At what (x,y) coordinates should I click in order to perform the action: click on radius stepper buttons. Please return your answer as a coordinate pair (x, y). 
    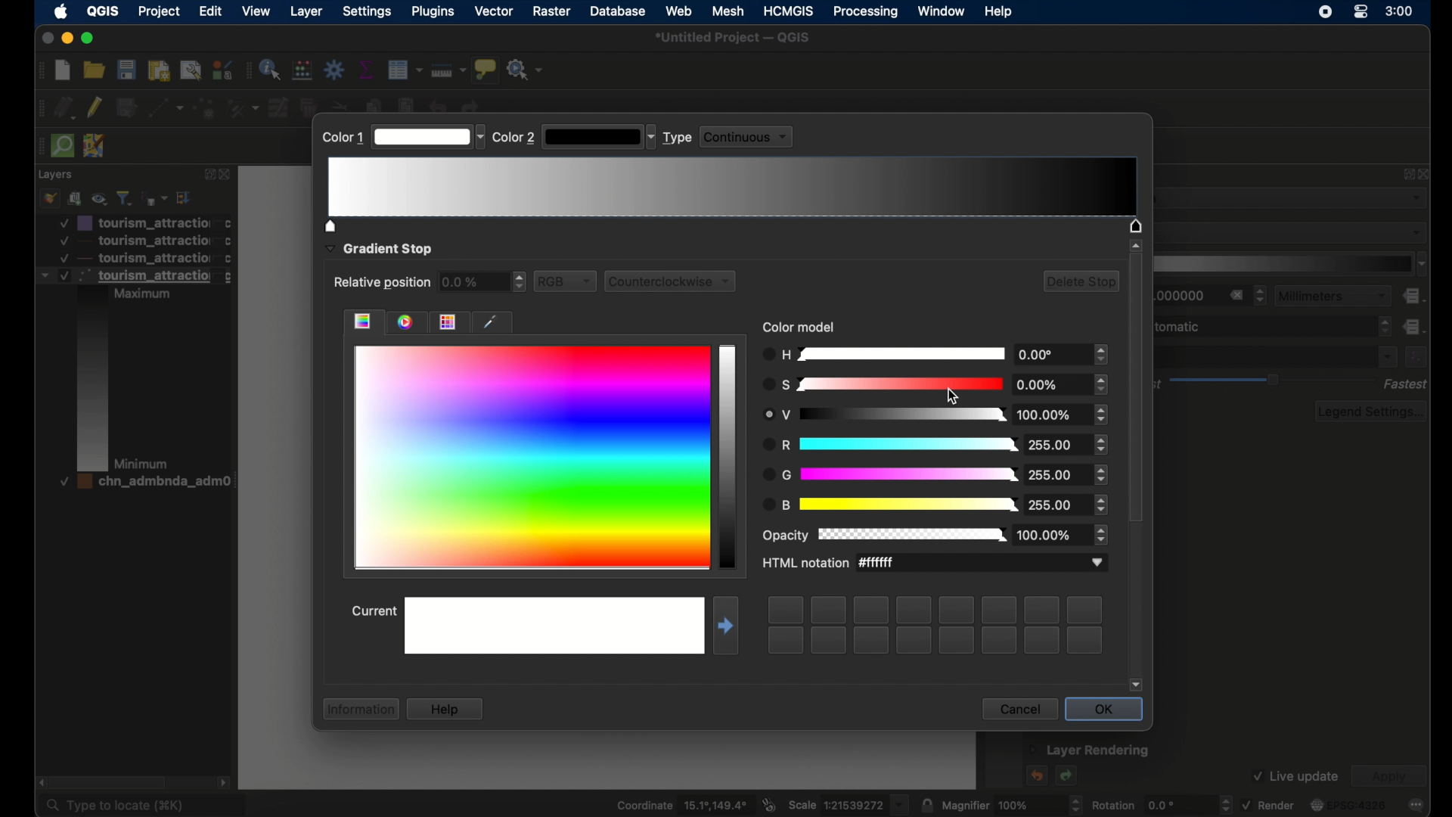
    Looking at the image, I should click on (1212, 296).